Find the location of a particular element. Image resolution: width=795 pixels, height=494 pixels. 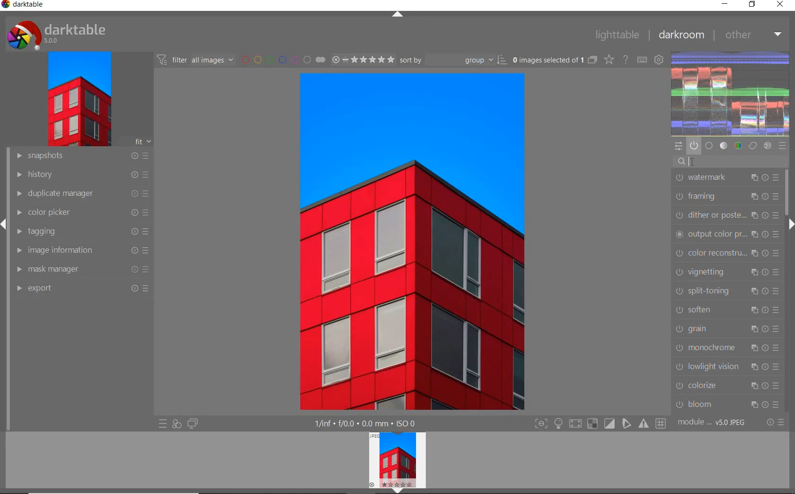

snapshots is located at coordinates (80, 157).